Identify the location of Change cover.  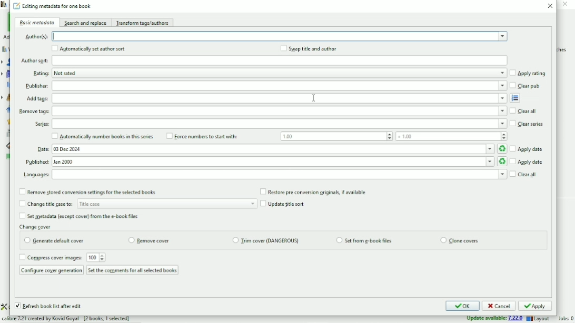
(37, 226).